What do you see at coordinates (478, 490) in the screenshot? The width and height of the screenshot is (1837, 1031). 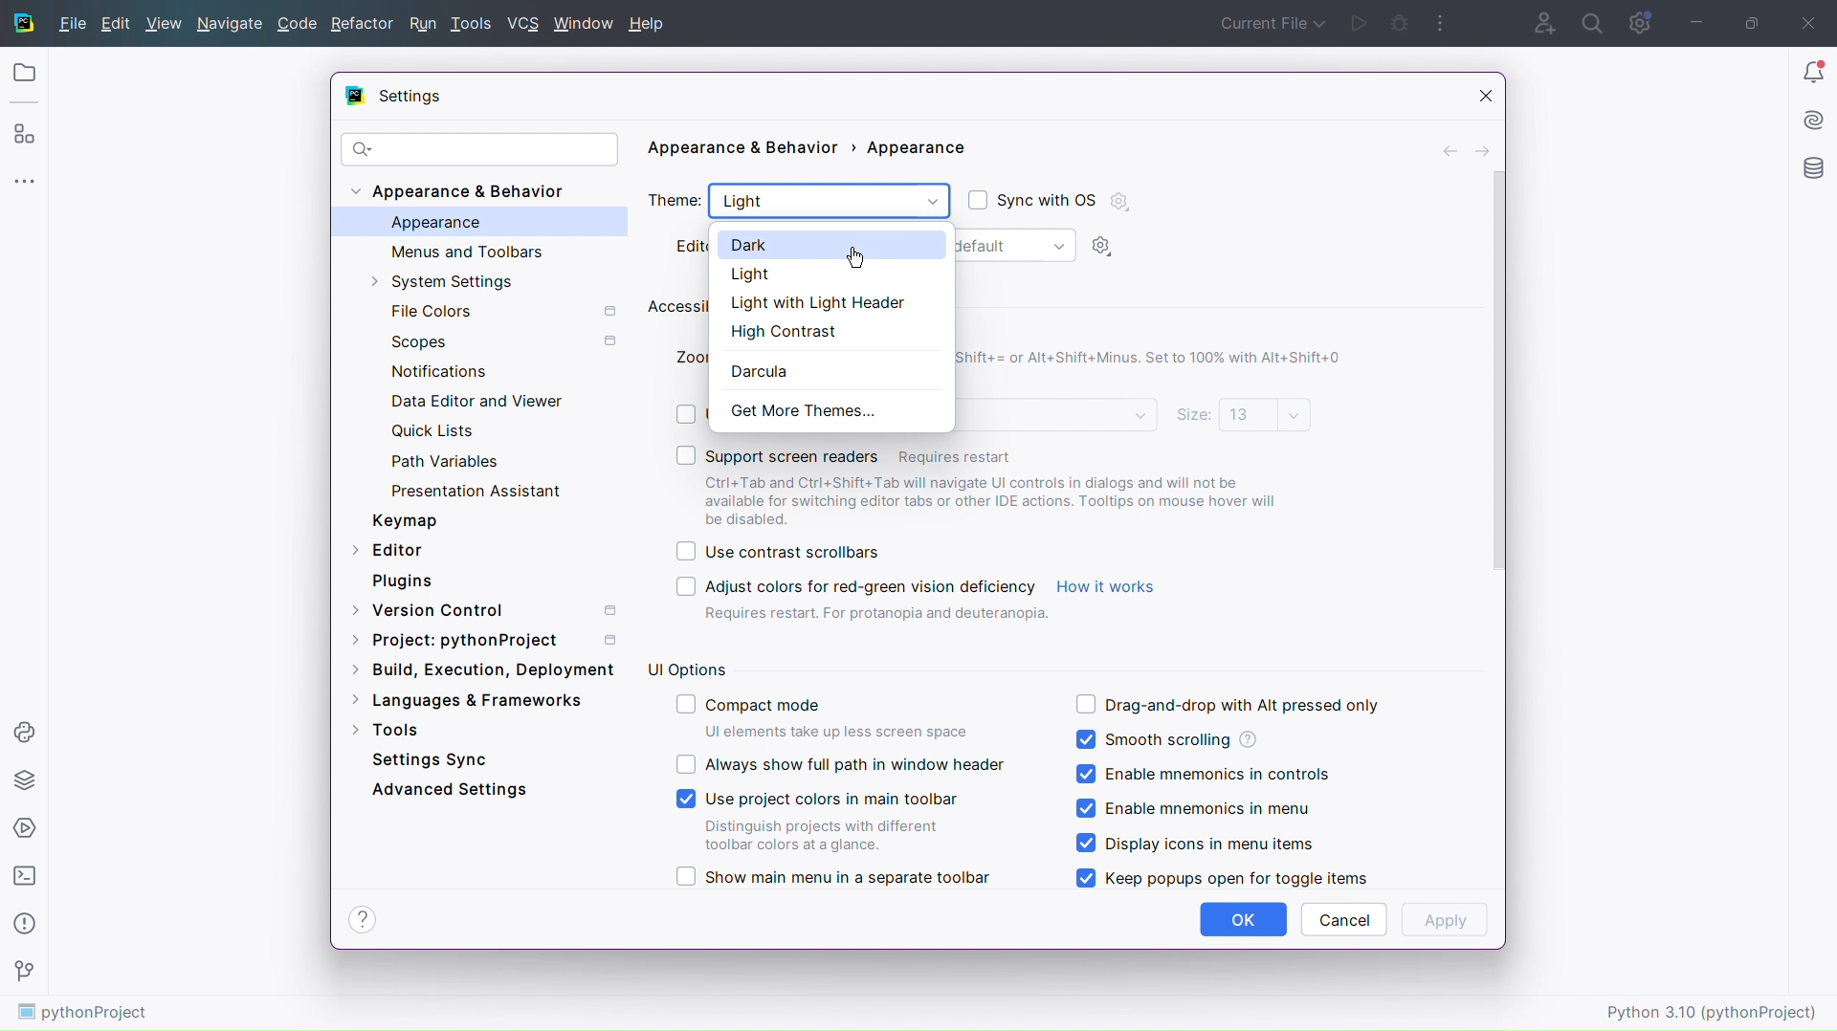 I see `Presentation Assistant` at bounding box center [478, 490].